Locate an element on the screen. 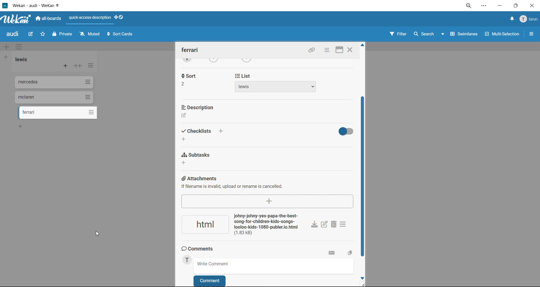 The width and height of the screenshot is (540, 287). comments is located at coordinates (197, 249).